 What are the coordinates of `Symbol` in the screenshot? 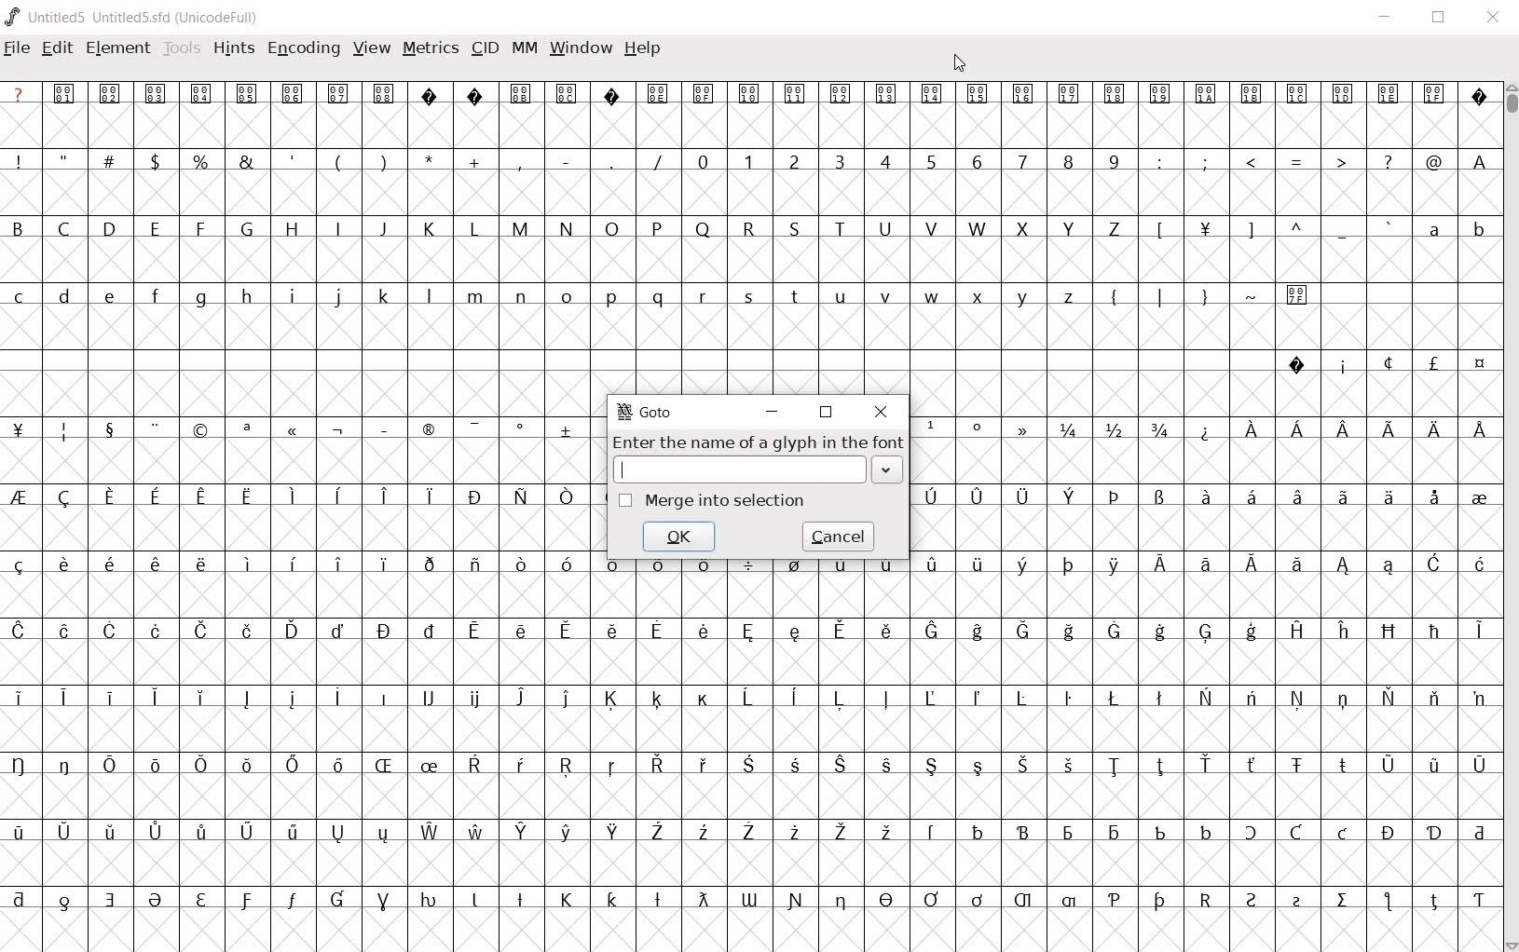 It's located at (23, 497).